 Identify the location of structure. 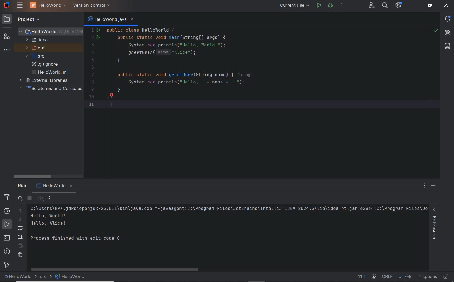
(6, 38).